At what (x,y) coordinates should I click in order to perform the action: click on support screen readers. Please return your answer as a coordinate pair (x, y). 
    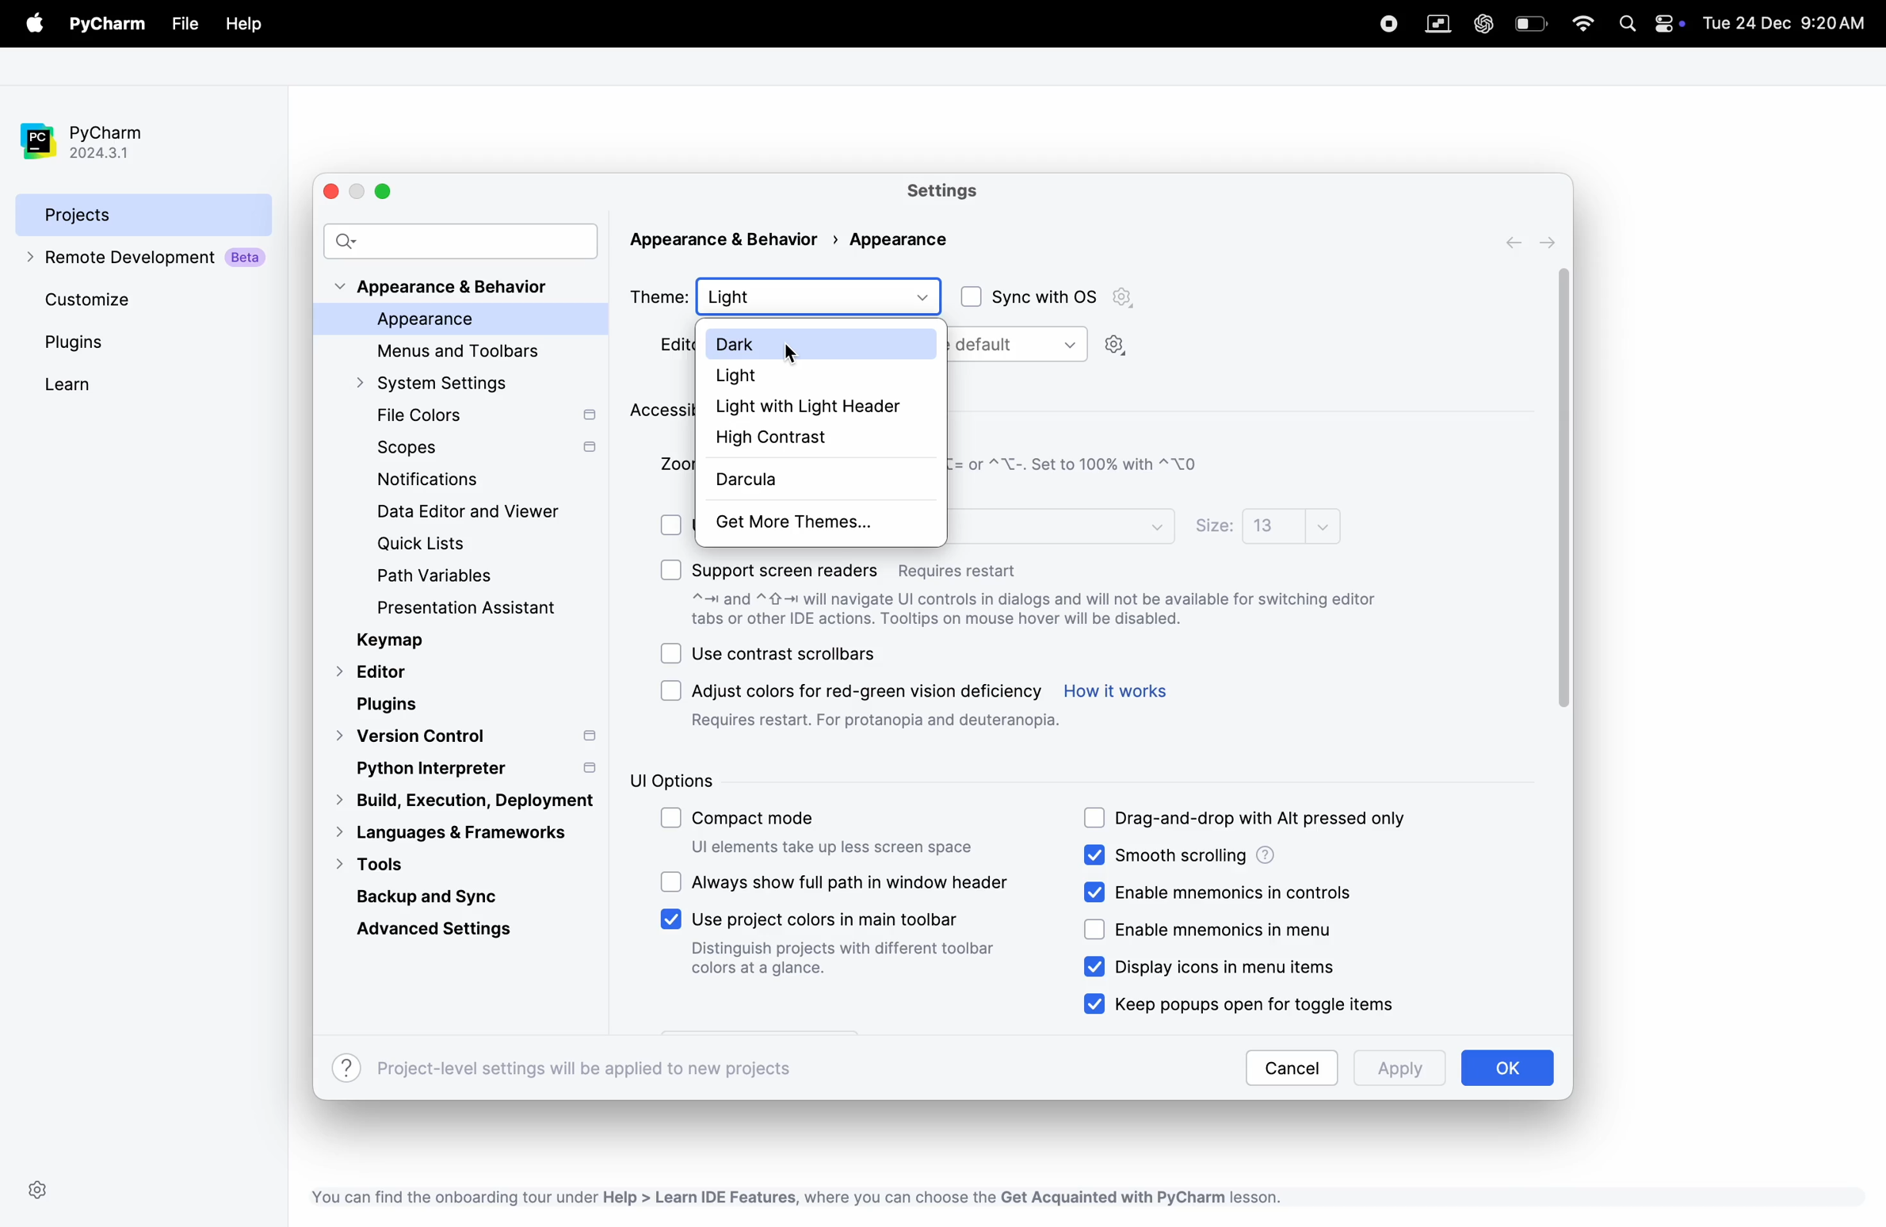
    Looking at the image, I should click on (858, 566).